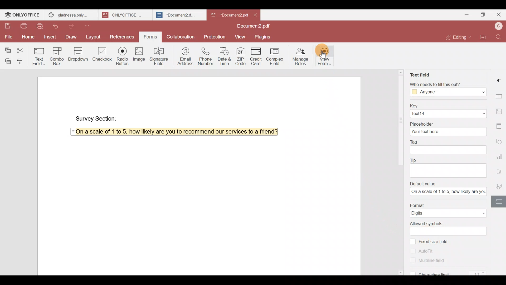 This screenshot has height=285, width=506. Describe the element at coordinates (50, 38) in the screenshot. I see `Insert` at that location.